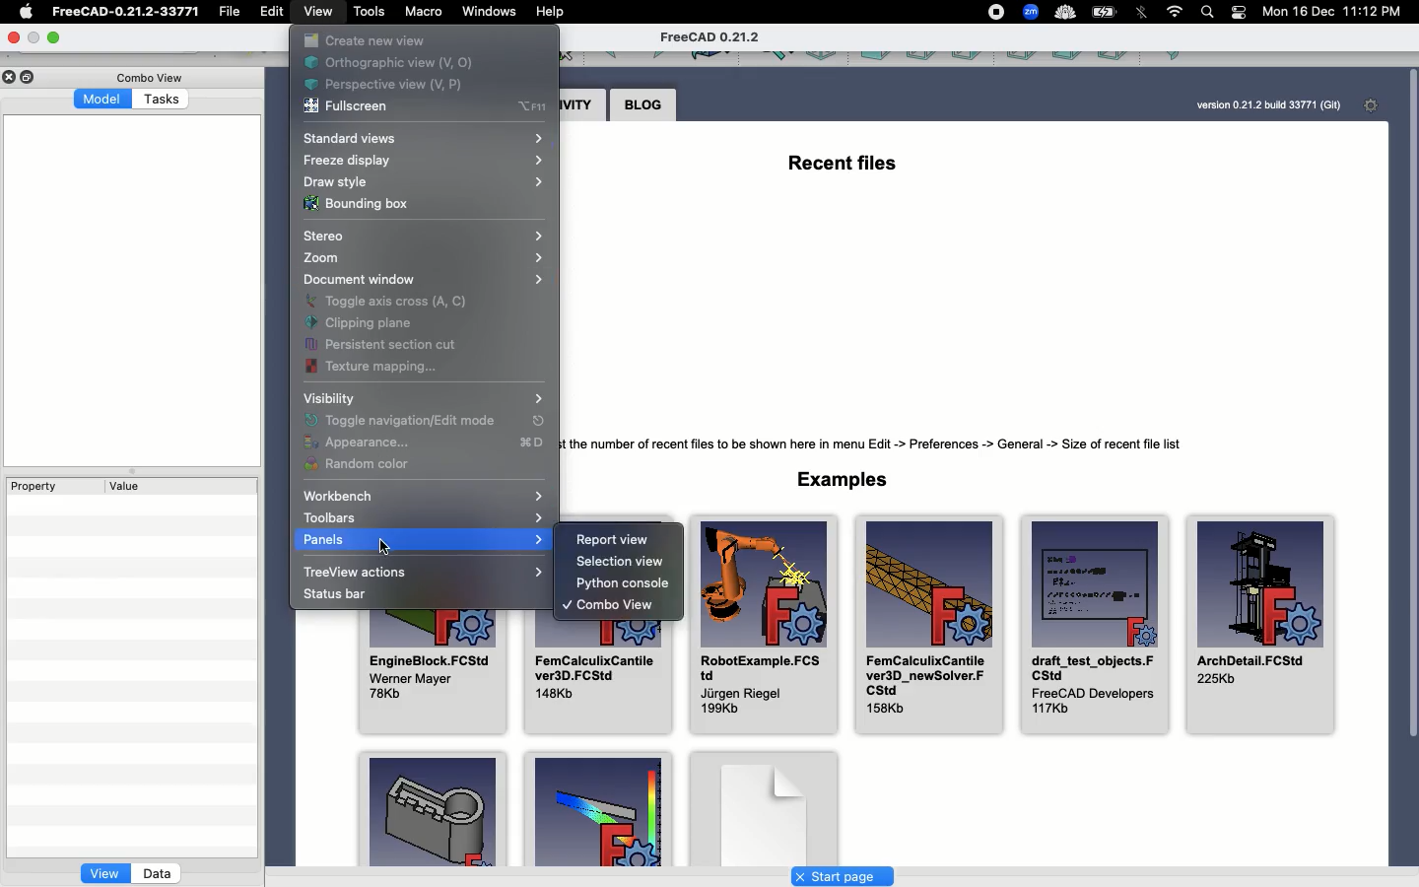 This screenshot has height=887, width=1419. Describe the element at coordinates (377, 367) in the screenshot. I see `Texture mapping ` at that location.